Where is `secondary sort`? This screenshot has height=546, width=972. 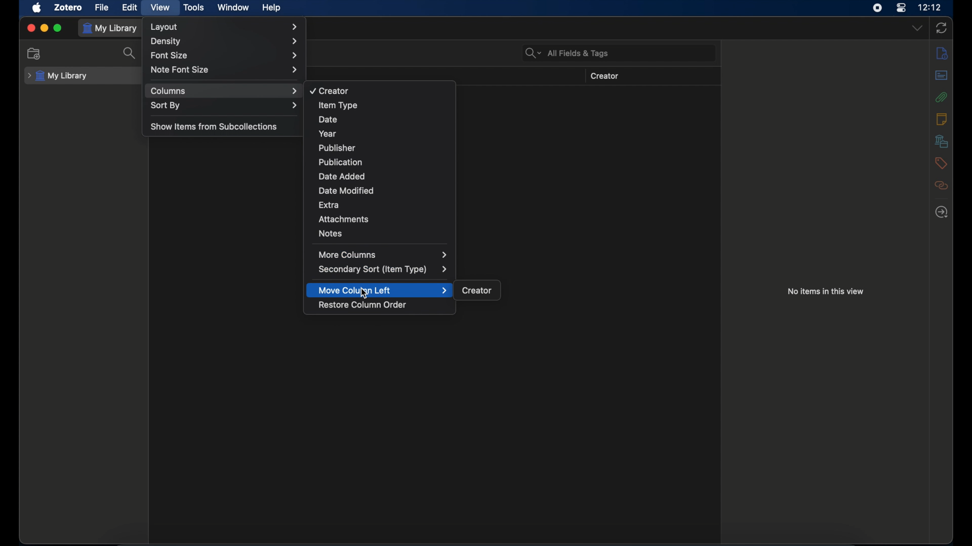
secondary sort is located at coordinates (383, 269).